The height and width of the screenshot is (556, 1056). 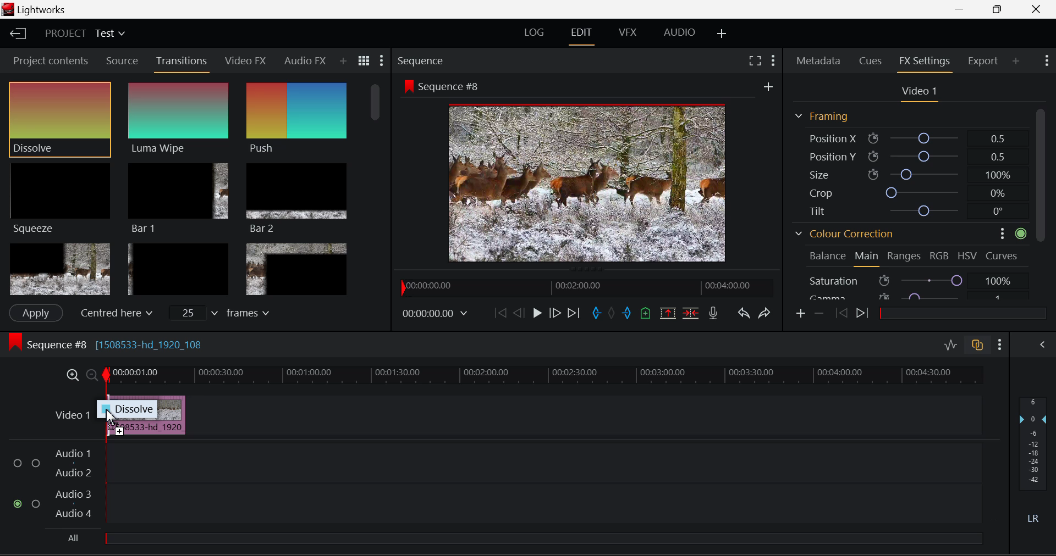 What do you see at coordinates (81, 118) in the screenshot?
I see `Cursor` at bounding box center [81, 118].